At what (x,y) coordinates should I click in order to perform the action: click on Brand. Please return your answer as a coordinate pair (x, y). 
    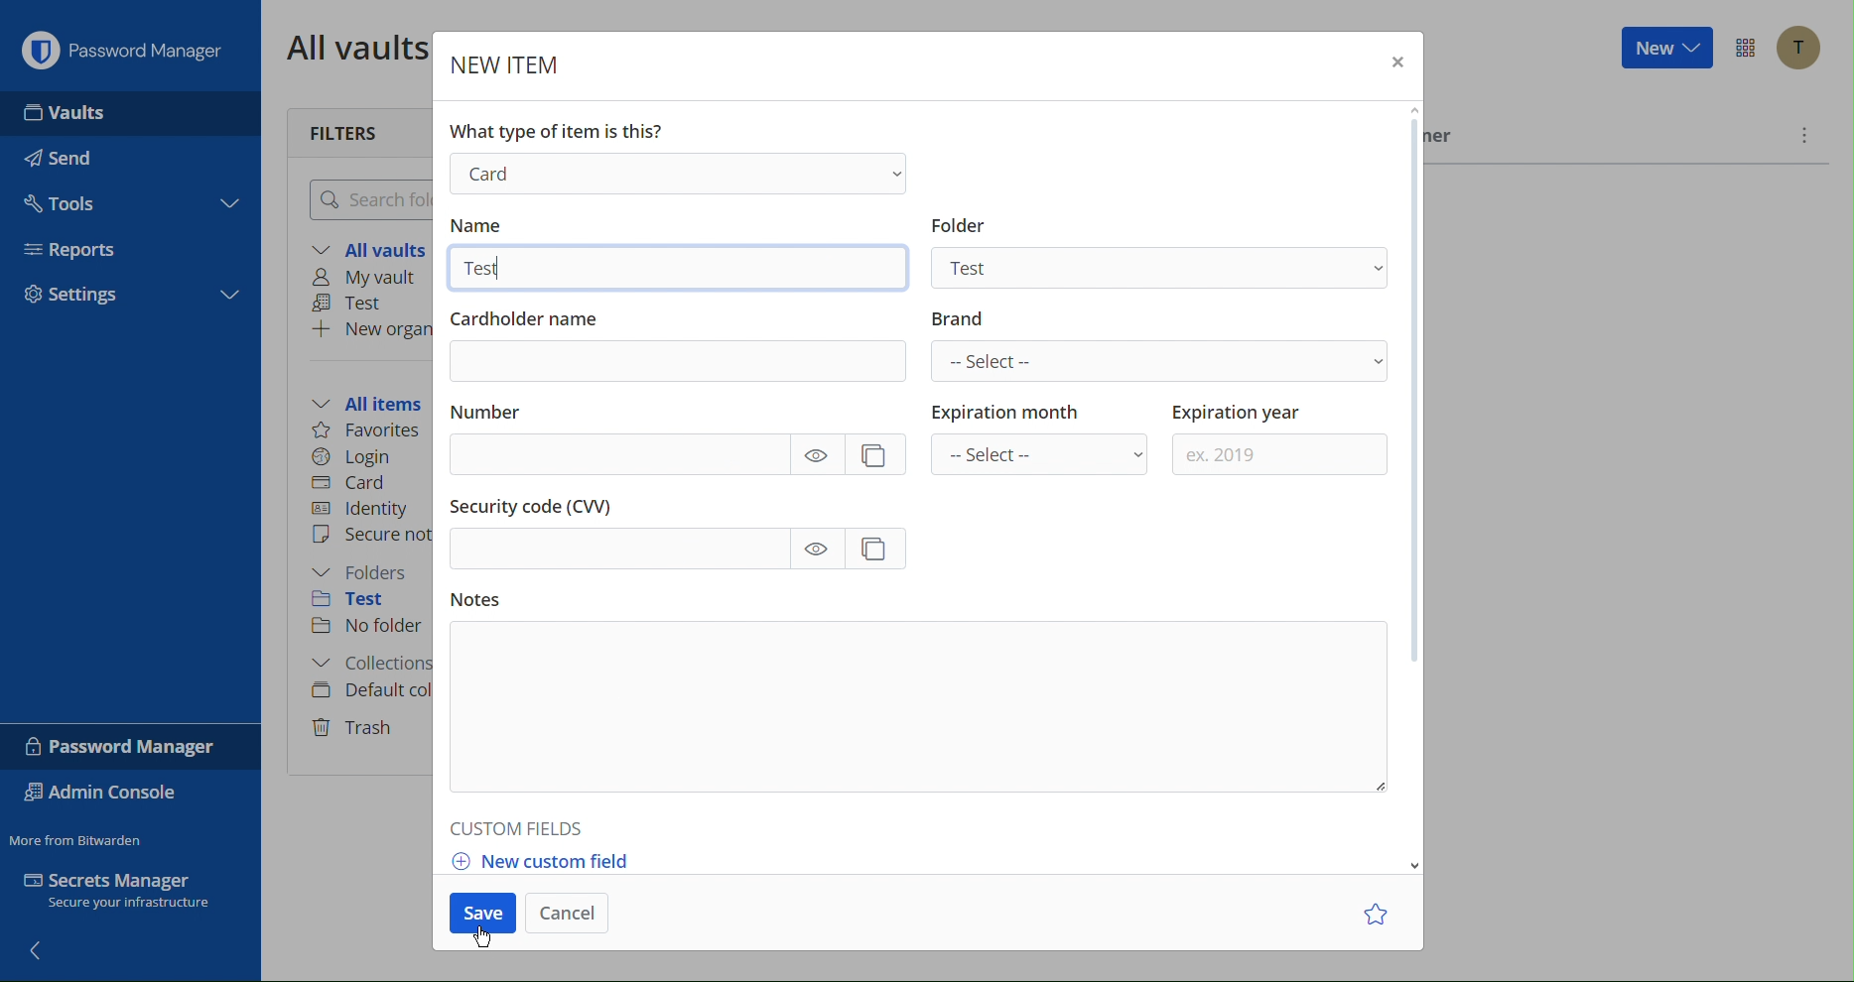
    Looking at the image, I should click on (1158, 347).